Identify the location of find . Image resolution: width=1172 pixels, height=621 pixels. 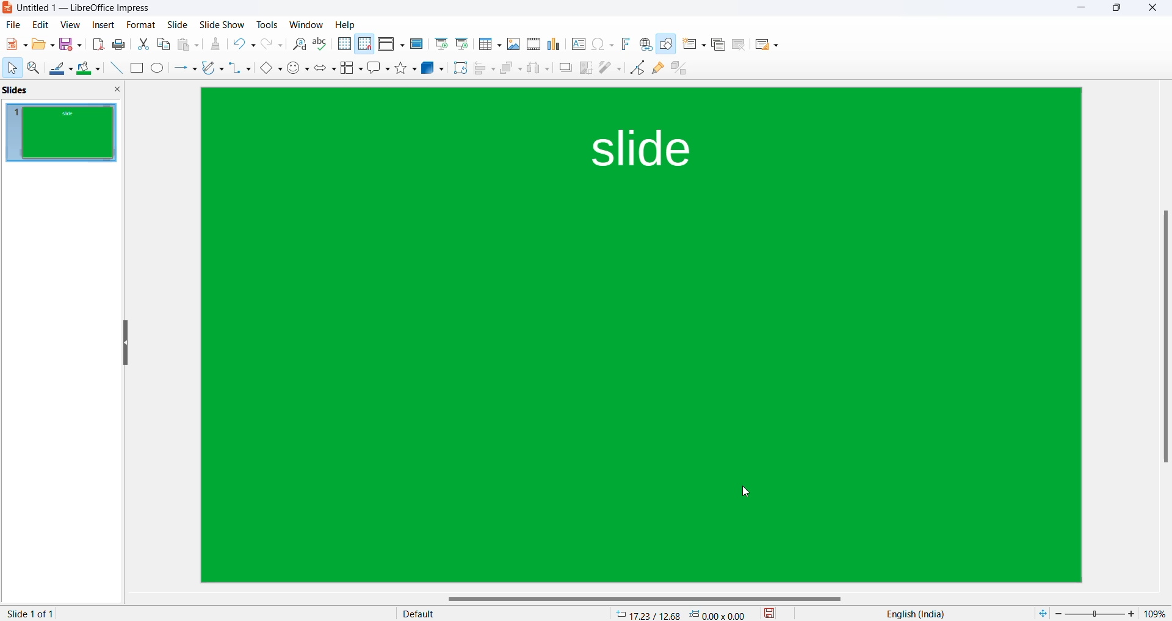
(300, 45).